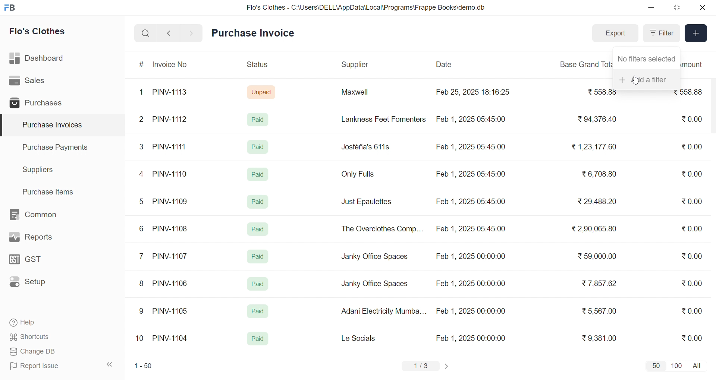  I want to click on Common, so click(41, 215).